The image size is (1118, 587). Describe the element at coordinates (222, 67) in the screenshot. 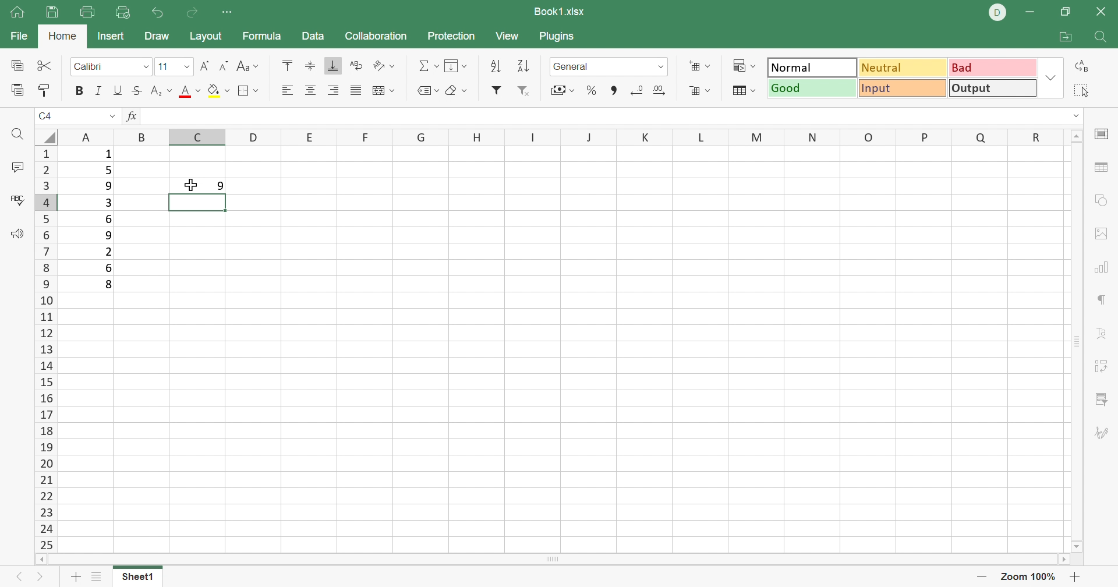

I see `Decrement font size` at that location.